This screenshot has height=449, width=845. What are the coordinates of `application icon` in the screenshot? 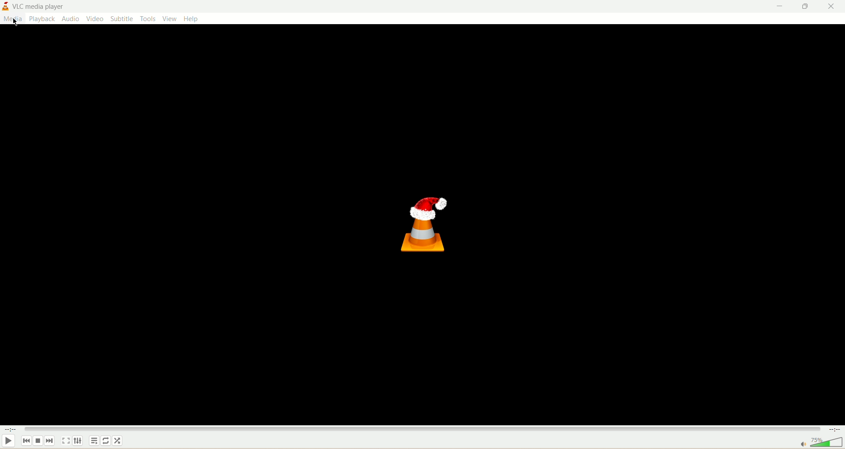 It's located at (428, 224).